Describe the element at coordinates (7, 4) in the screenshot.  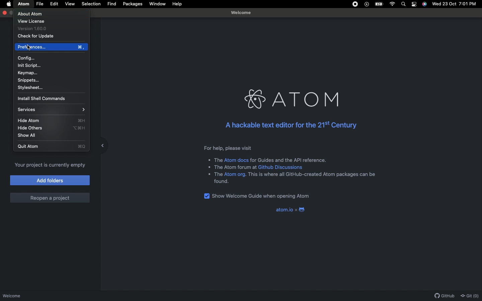
I see `Apple logo` at that location.